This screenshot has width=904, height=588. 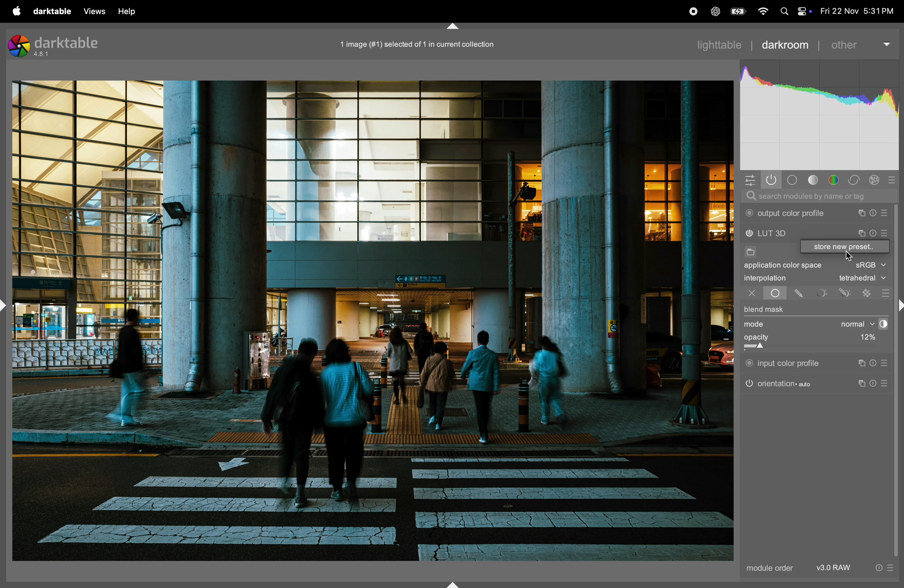 What do you see at coordinates (782, 234) in the screenshot?
I see `lut 3d` at bounding box center [782, 234].